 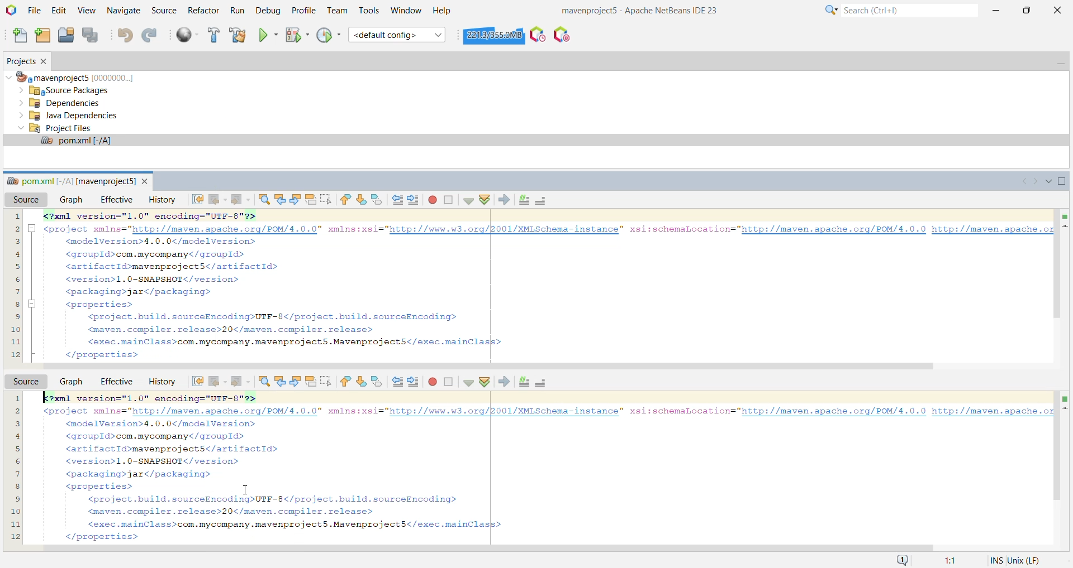 I want to click on Open Project, so click(x=66, y=35).